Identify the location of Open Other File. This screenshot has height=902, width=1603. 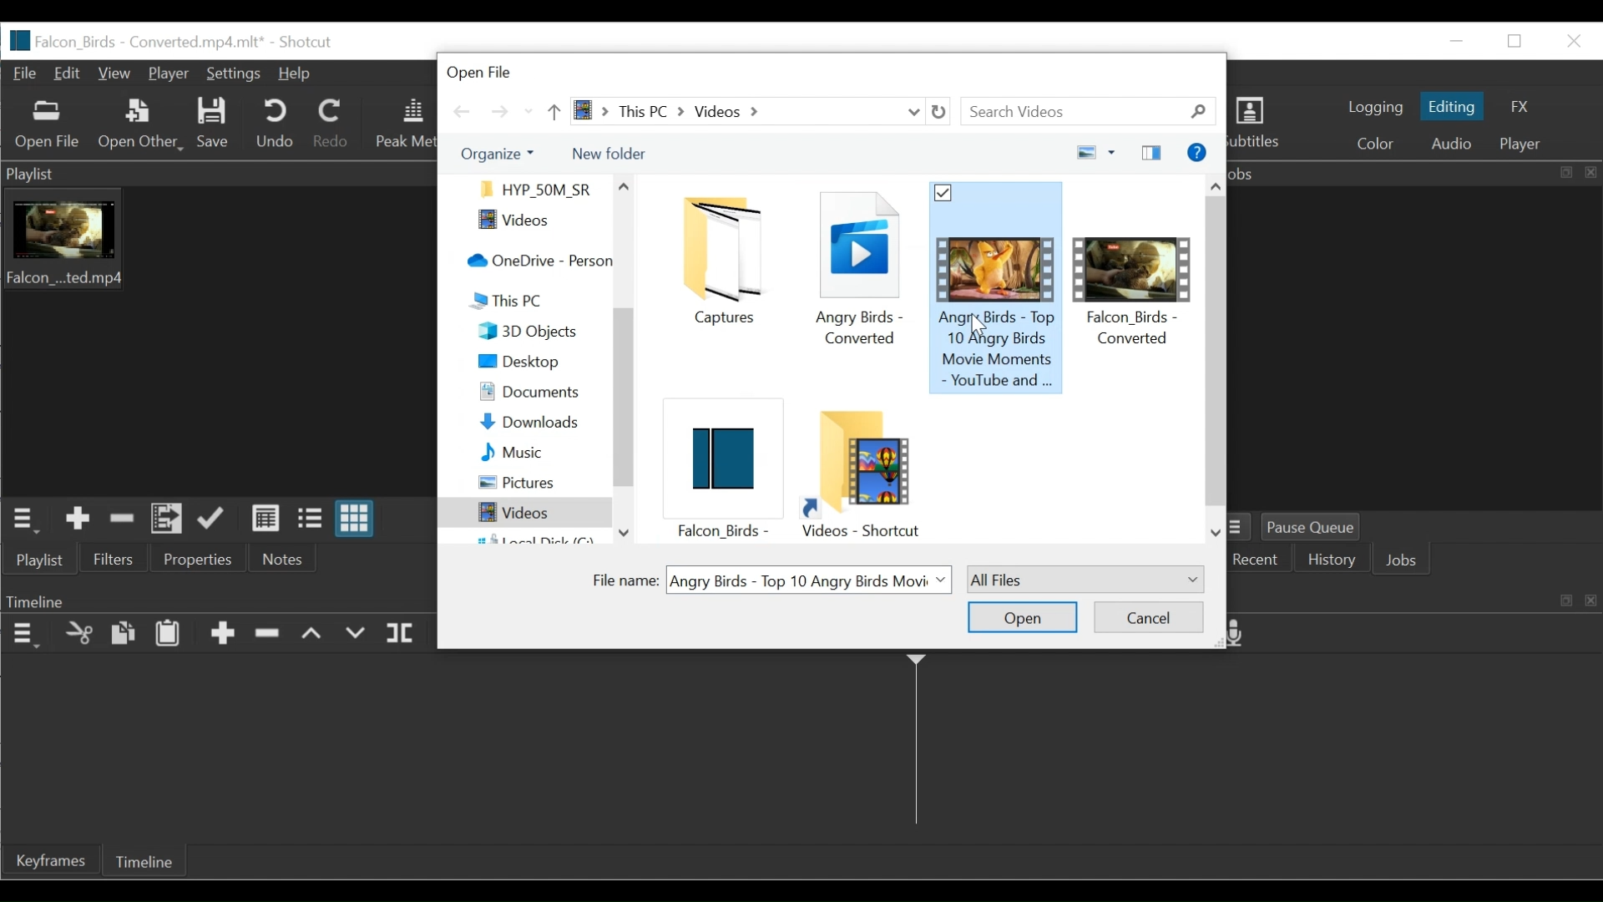
(48, 125).